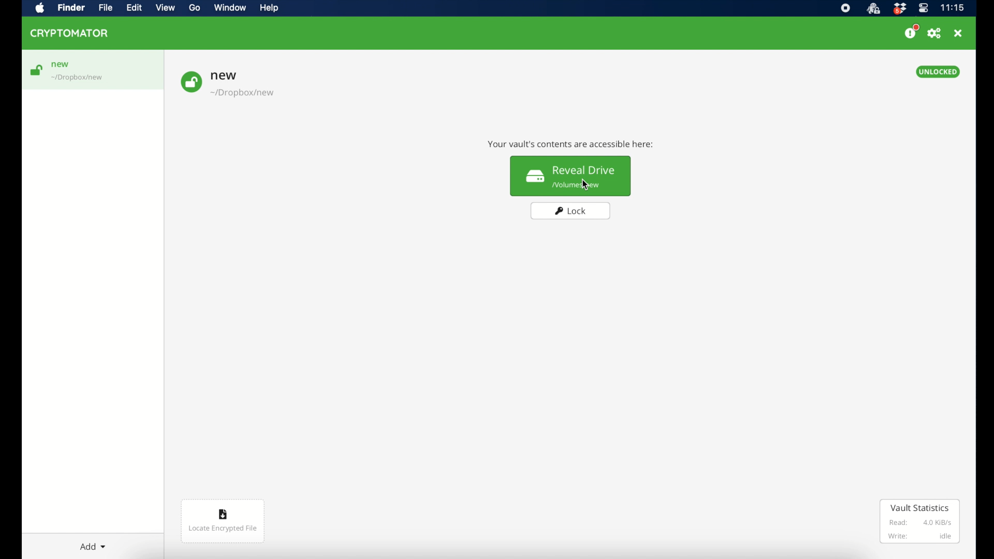 This screenshot has height=559, width=994. What do you see at coordinates (70, 33) in the screenshot?
I see `cryptomator` at bounding box center [70, 33].